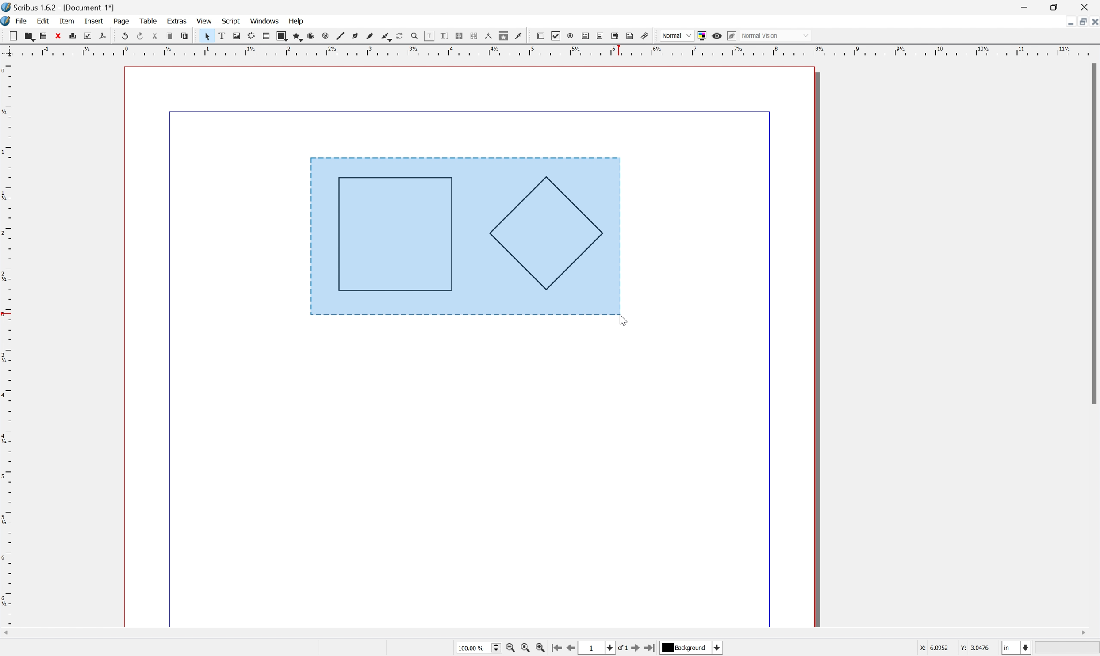 The height and width of the screenshot is (656, 1100). Describe the element at coordinates (44, 21) in the screenshot. I see `edit` at that location.